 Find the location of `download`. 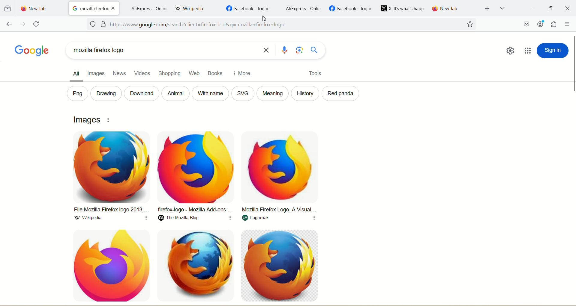

download is located at coordinates (141, 93).